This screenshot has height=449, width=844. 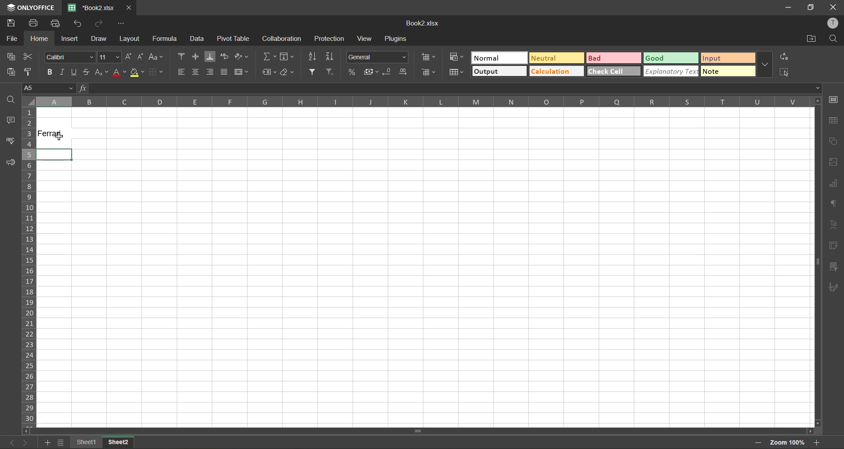 I want to click on file name, so click(x=91, y=7).